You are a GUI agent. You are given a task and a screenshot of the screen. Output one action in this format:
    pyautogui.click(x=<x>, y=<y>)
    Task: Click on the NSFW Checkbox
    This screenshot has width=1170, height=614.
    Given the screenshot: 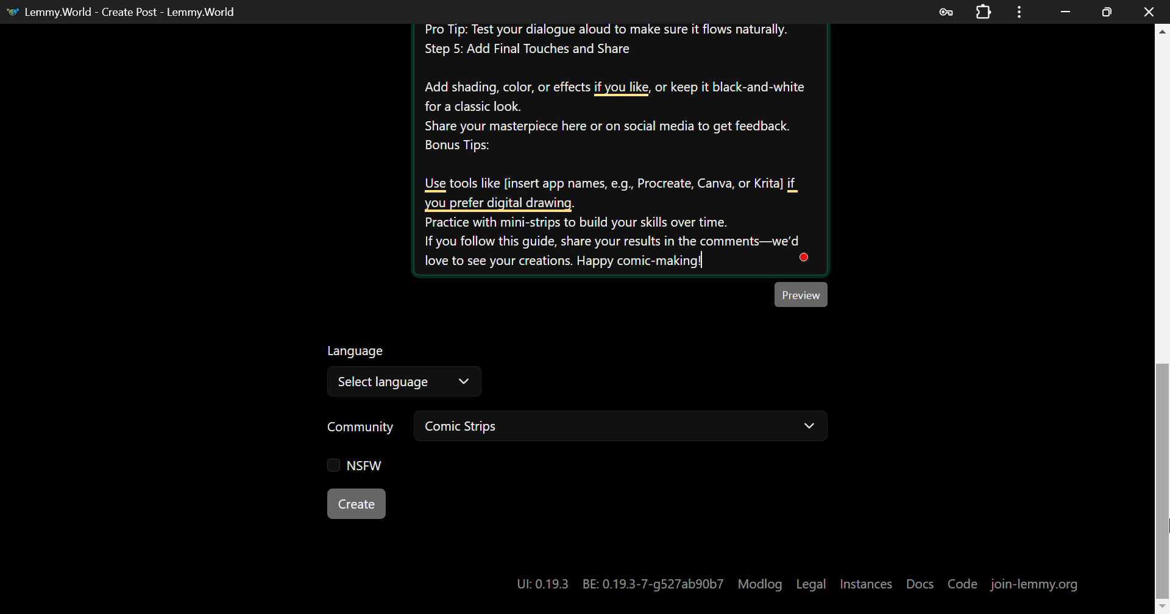 What is the action you would take?
    pyautogui.click(x=358, y=465)
    